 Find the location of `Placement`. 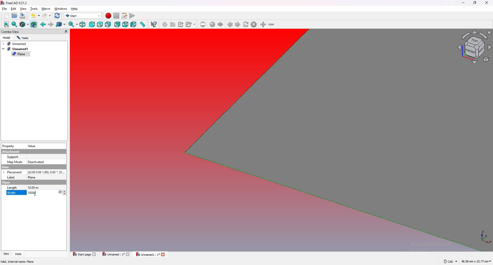

Placement is located at coordinates (12, 172).